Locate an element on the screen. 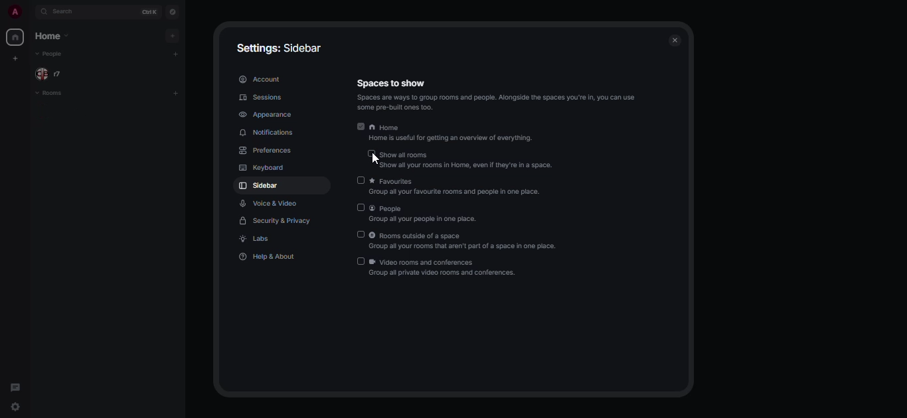 Image resolution: width=907 pixels, height=418 pixels. disabled is located at coordinates (361, 261).